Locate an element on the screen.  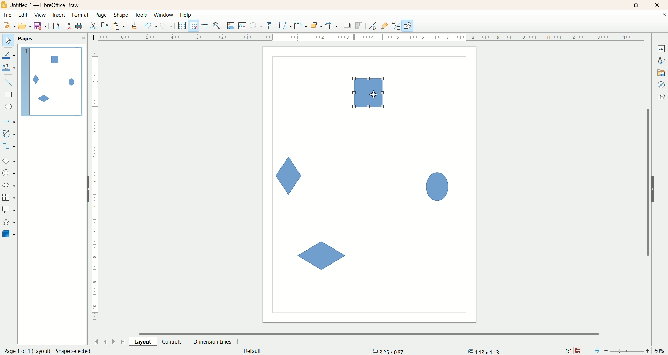
maximize is located at coordinates (637, 5).